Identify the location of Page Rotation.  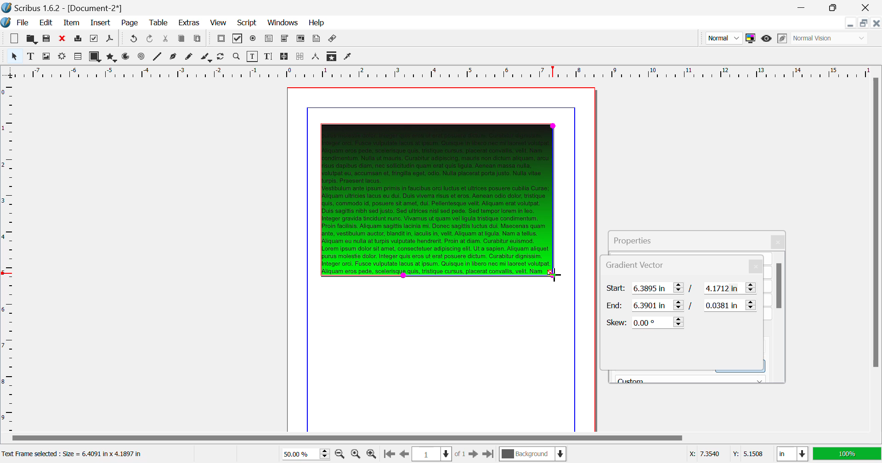
(223, 57).